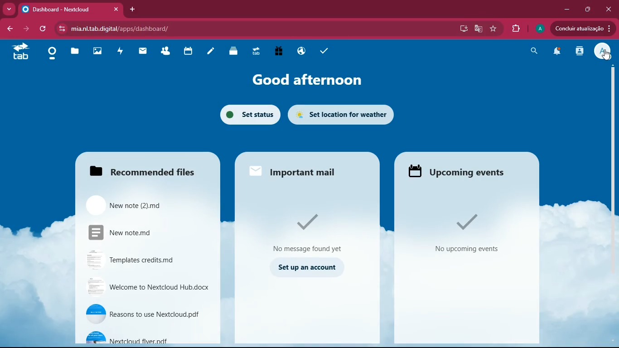 Image resolution: width=619 pixels, height=348 pixels. I want to click on home, so click(50, 55).